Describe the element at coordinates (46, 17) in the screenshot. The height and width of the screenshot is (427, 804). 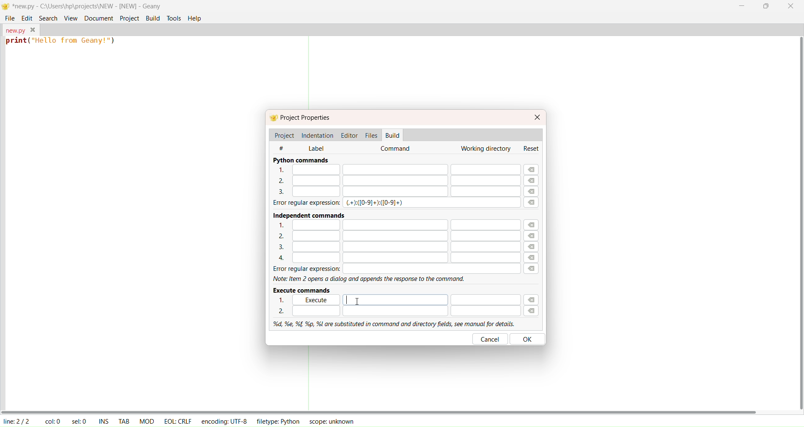
I see `search` at that location.